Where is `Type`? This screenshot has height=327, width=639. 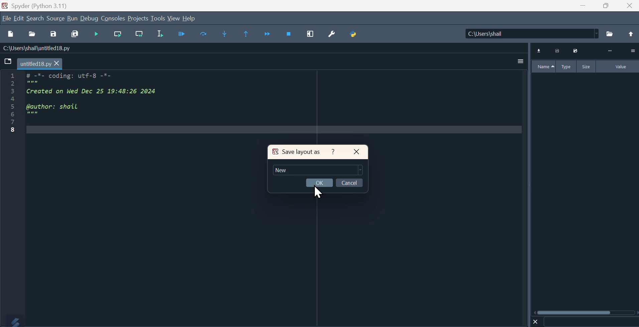
Type is located at coordinates (567, 66).